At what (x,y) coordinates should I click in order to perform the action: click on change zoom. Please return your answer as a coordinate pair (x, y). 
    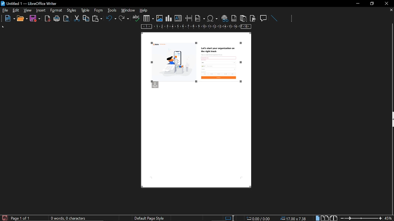
    Looking at the image, I should click on (361, 218).